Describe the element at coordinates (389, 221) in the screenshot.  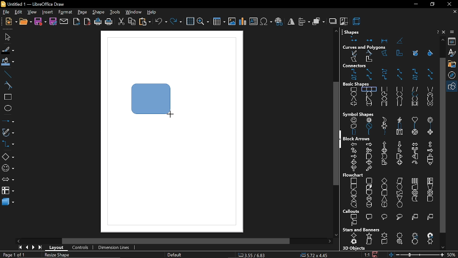
I see `callout` at that location.